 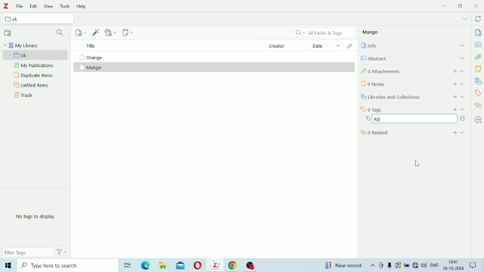 I want to click on File, so click(x=20, y=6).